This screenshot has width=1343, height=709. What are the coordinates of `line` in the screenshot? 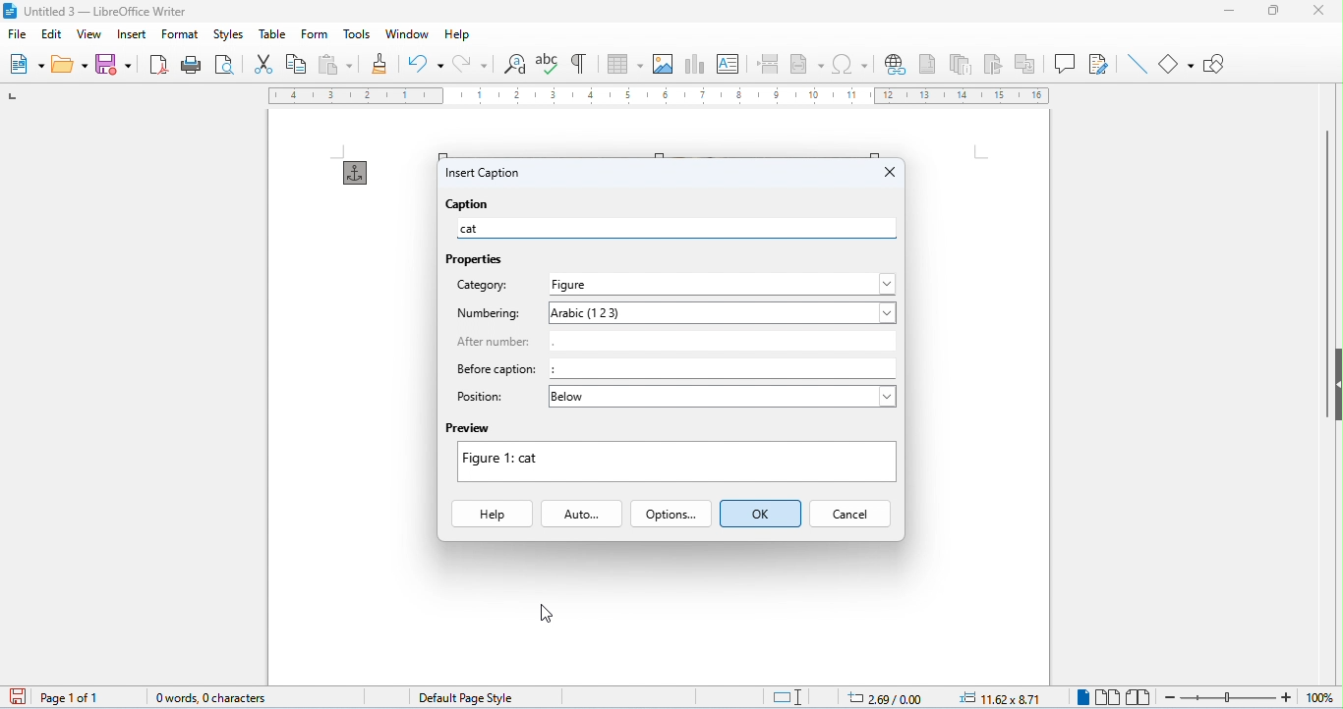 It's located at (1136, 64).